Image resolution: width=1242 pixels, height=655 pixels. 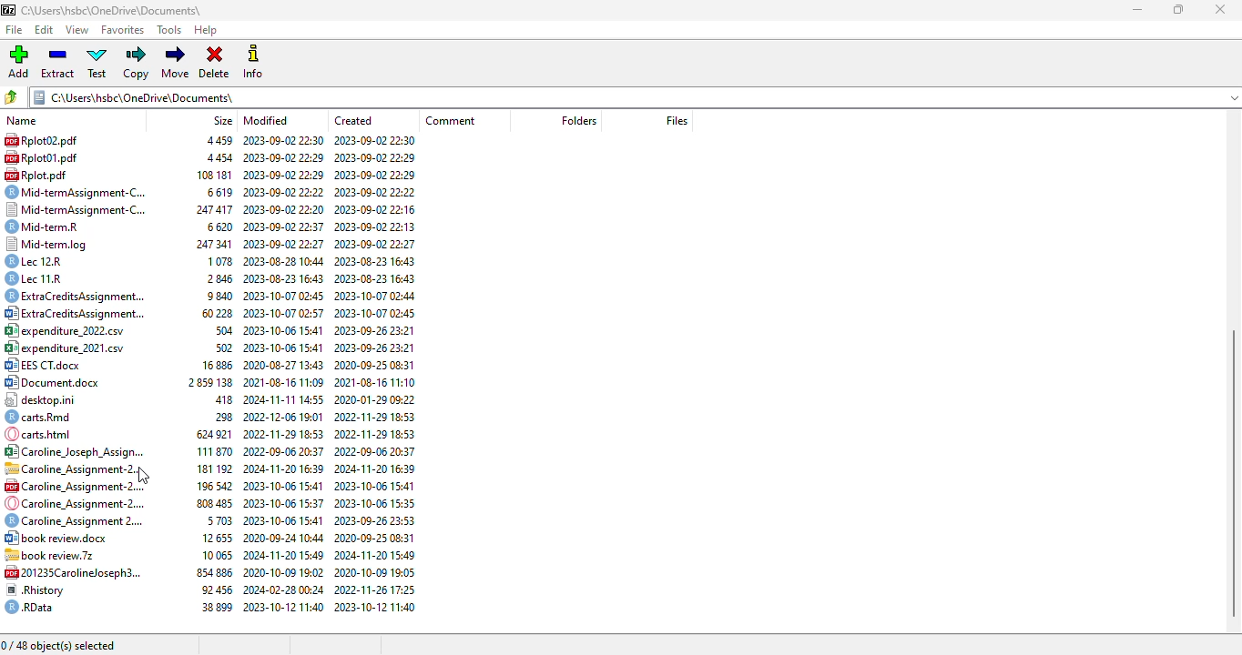 I want to click on 2023-09-02 22:27, so click(x=378, y=244).